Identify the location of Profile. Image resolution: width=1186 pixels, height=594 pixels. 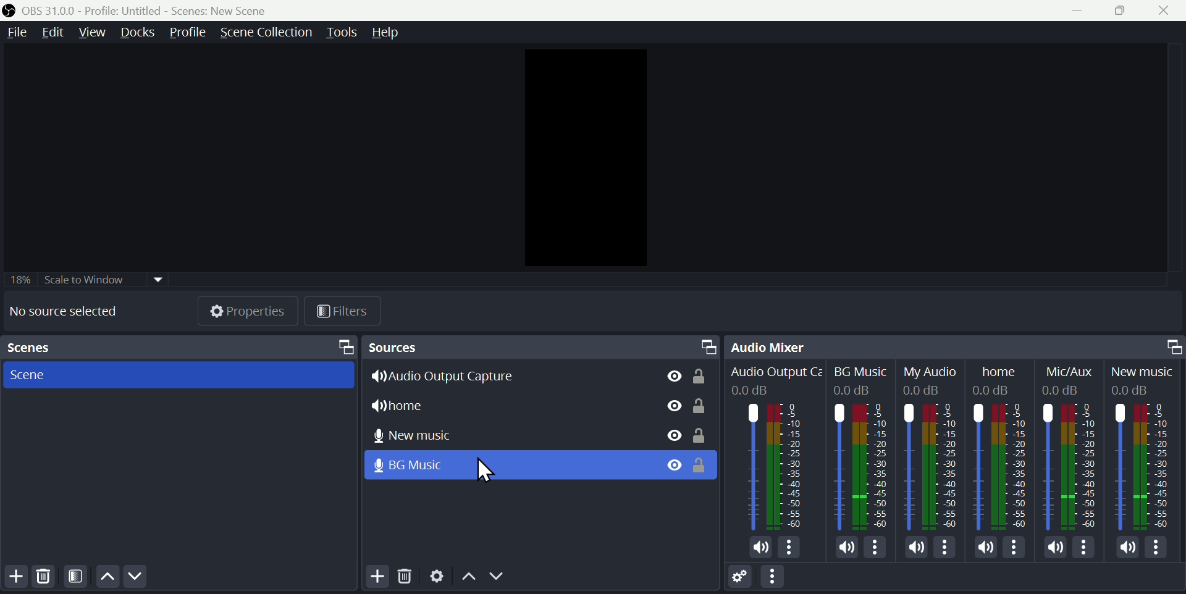
(187, 31).